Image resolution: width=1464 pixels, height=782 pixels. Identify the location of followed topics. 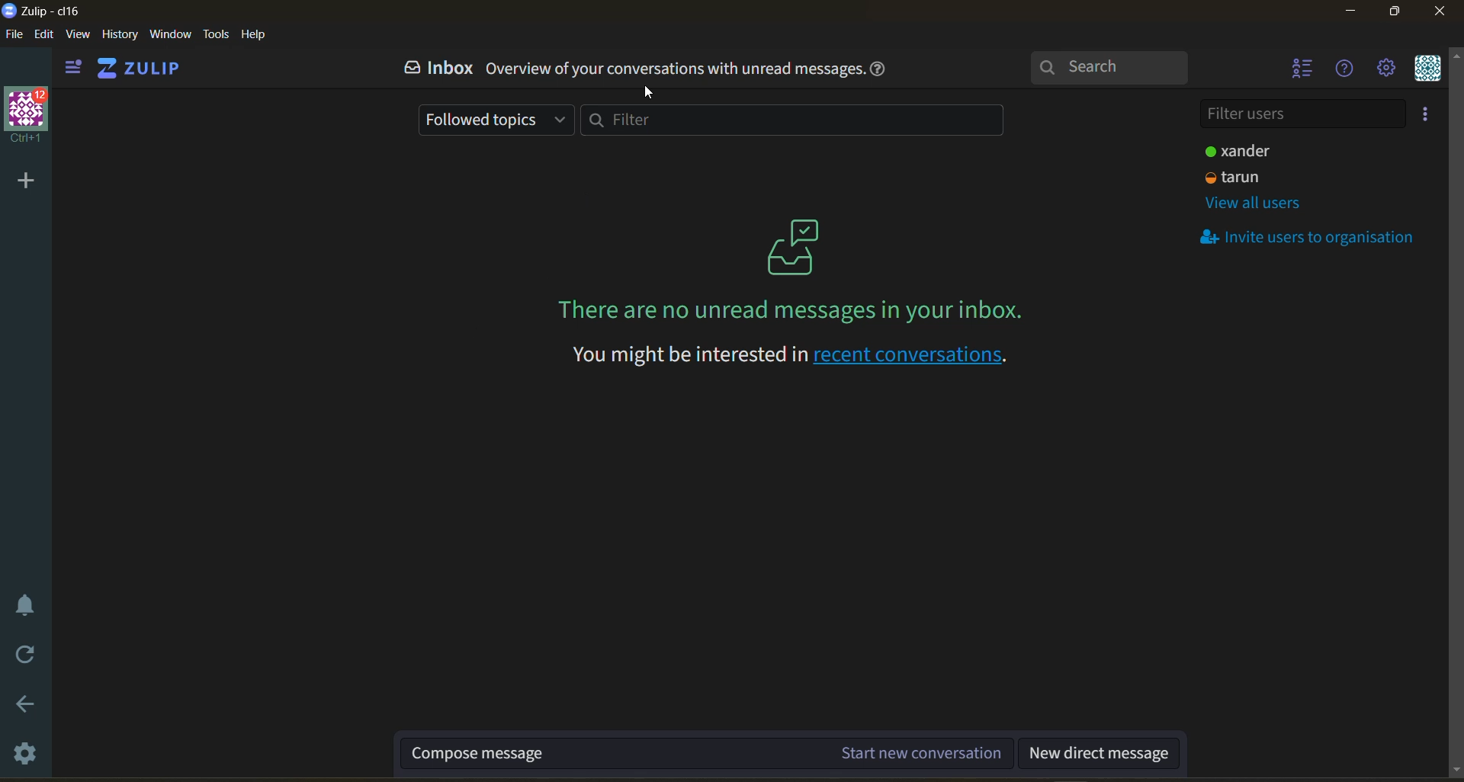
(494, 118).